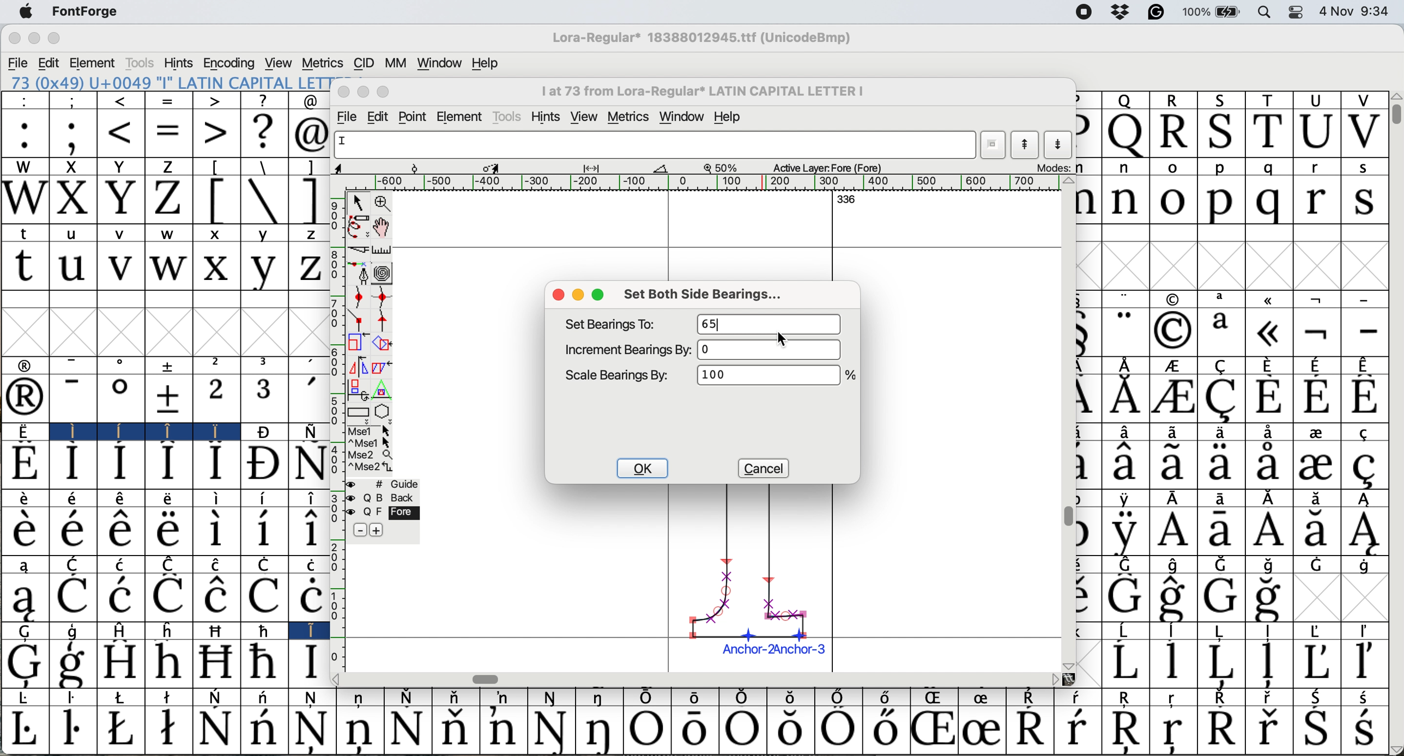 The image size is (1404, 756). I want to click on Symbol, so click(265, 631).